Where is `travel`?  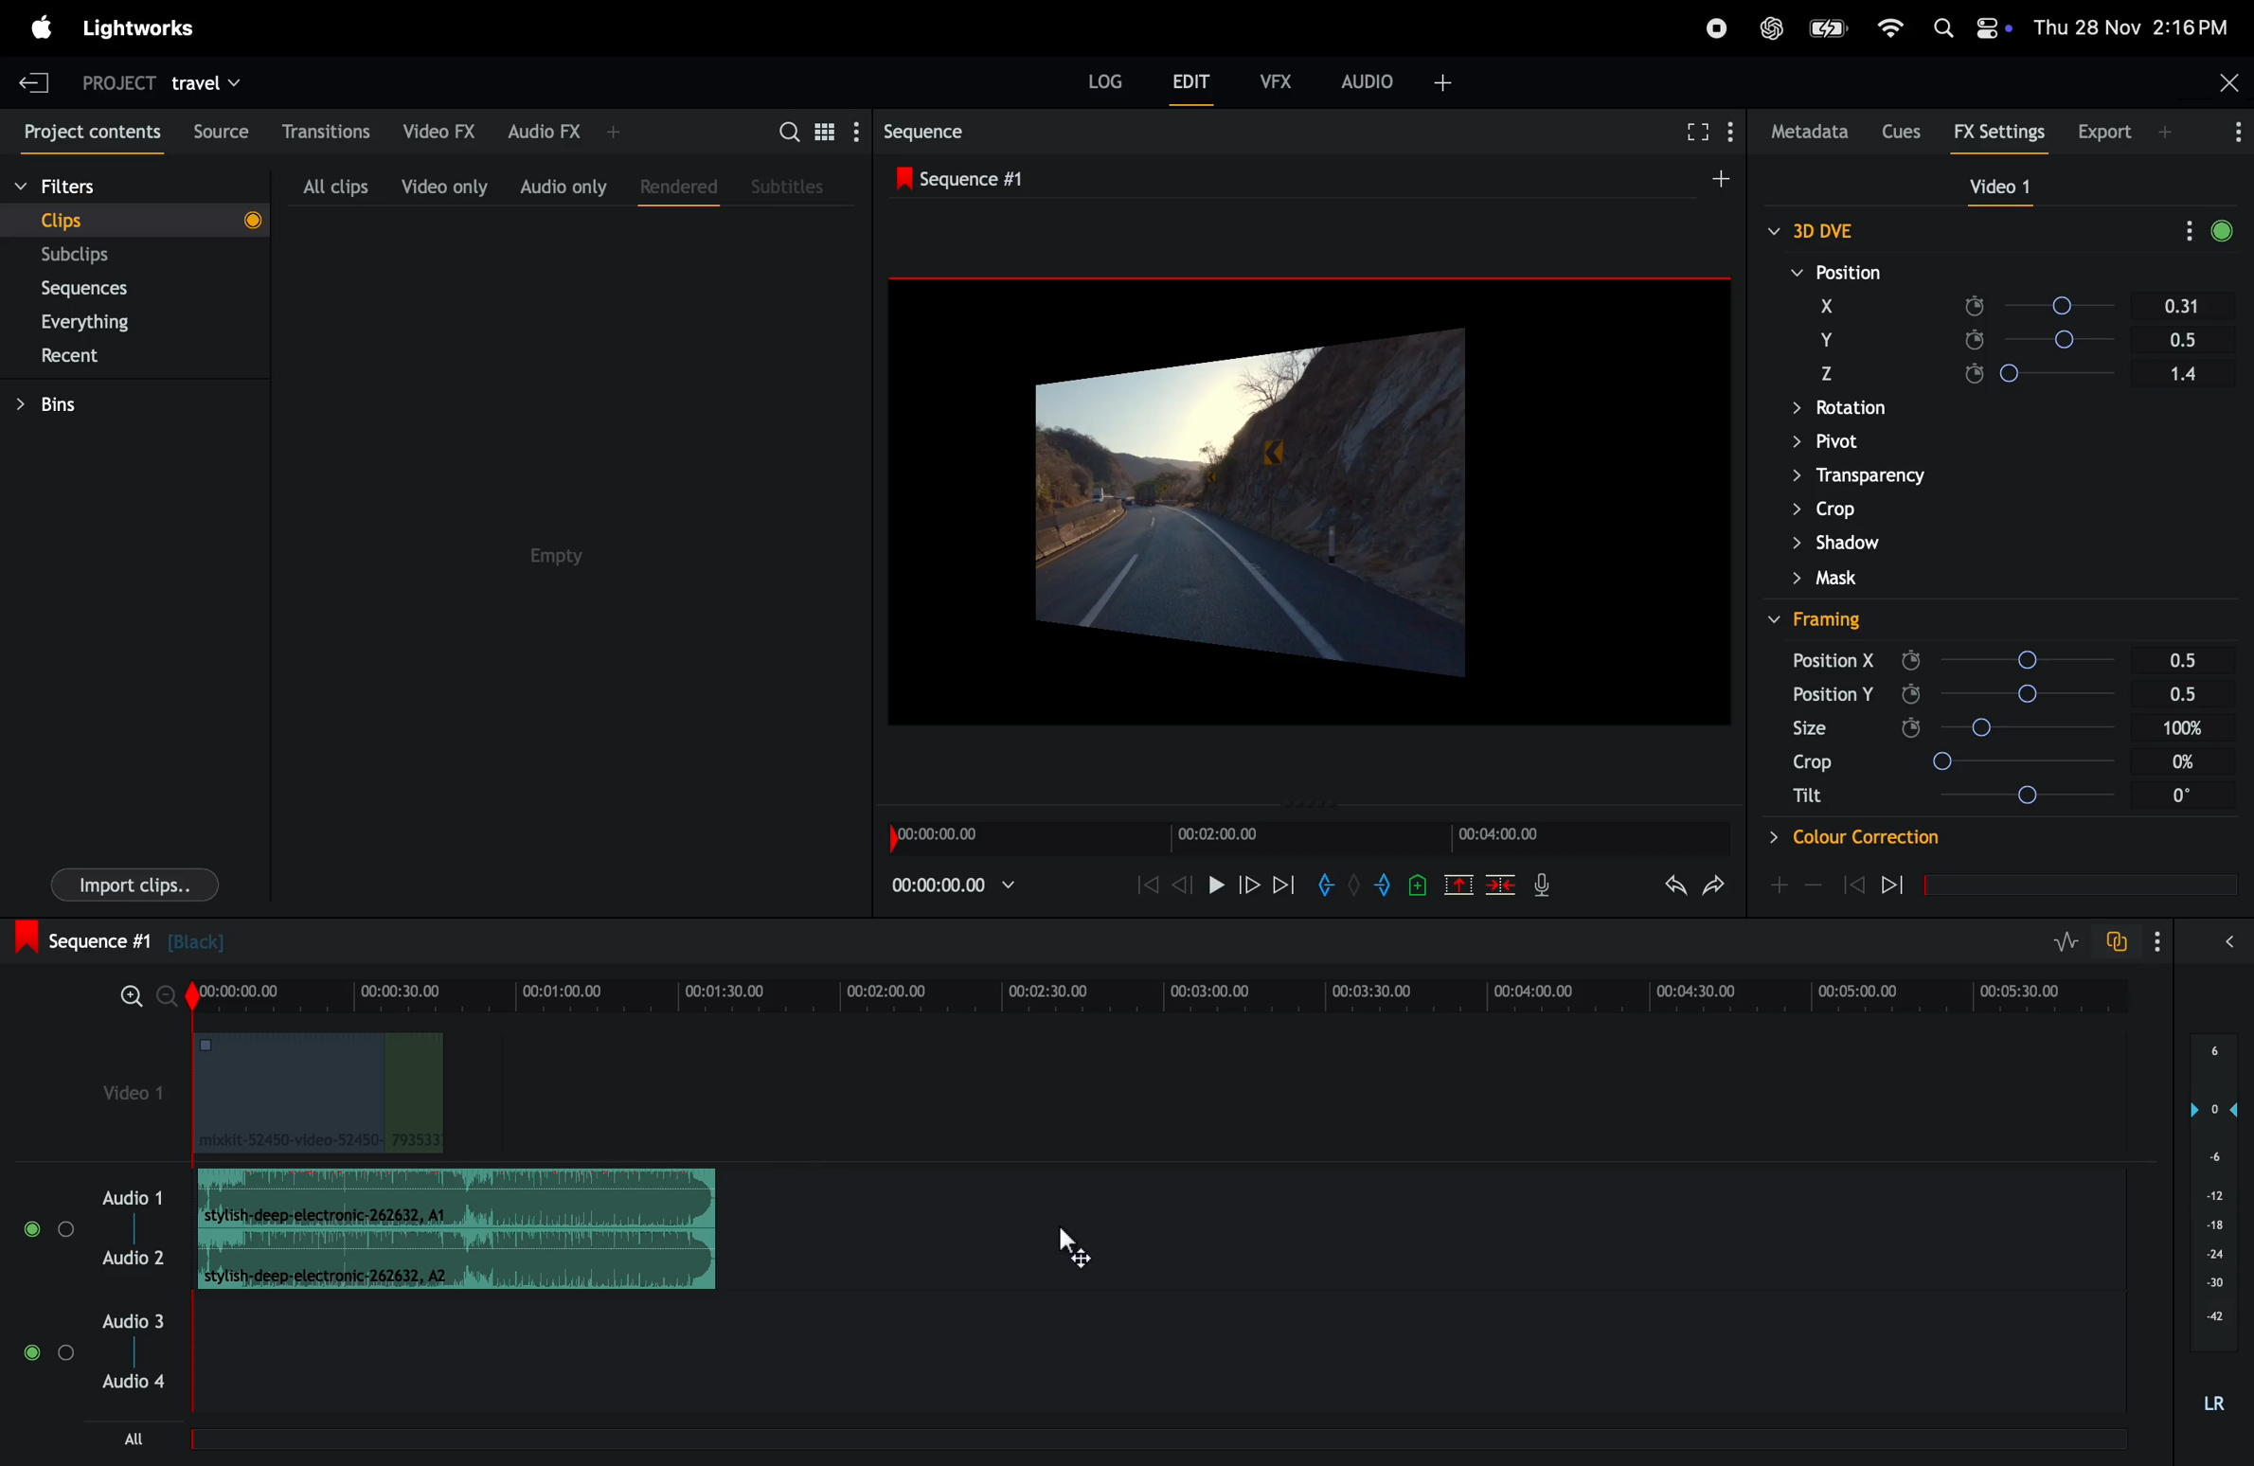 travel is located at coordinates (206, 81).